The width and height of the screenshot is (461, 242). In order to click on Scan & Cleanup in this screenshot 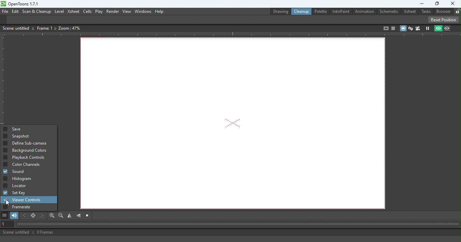, I will do `click(37, 12)`.